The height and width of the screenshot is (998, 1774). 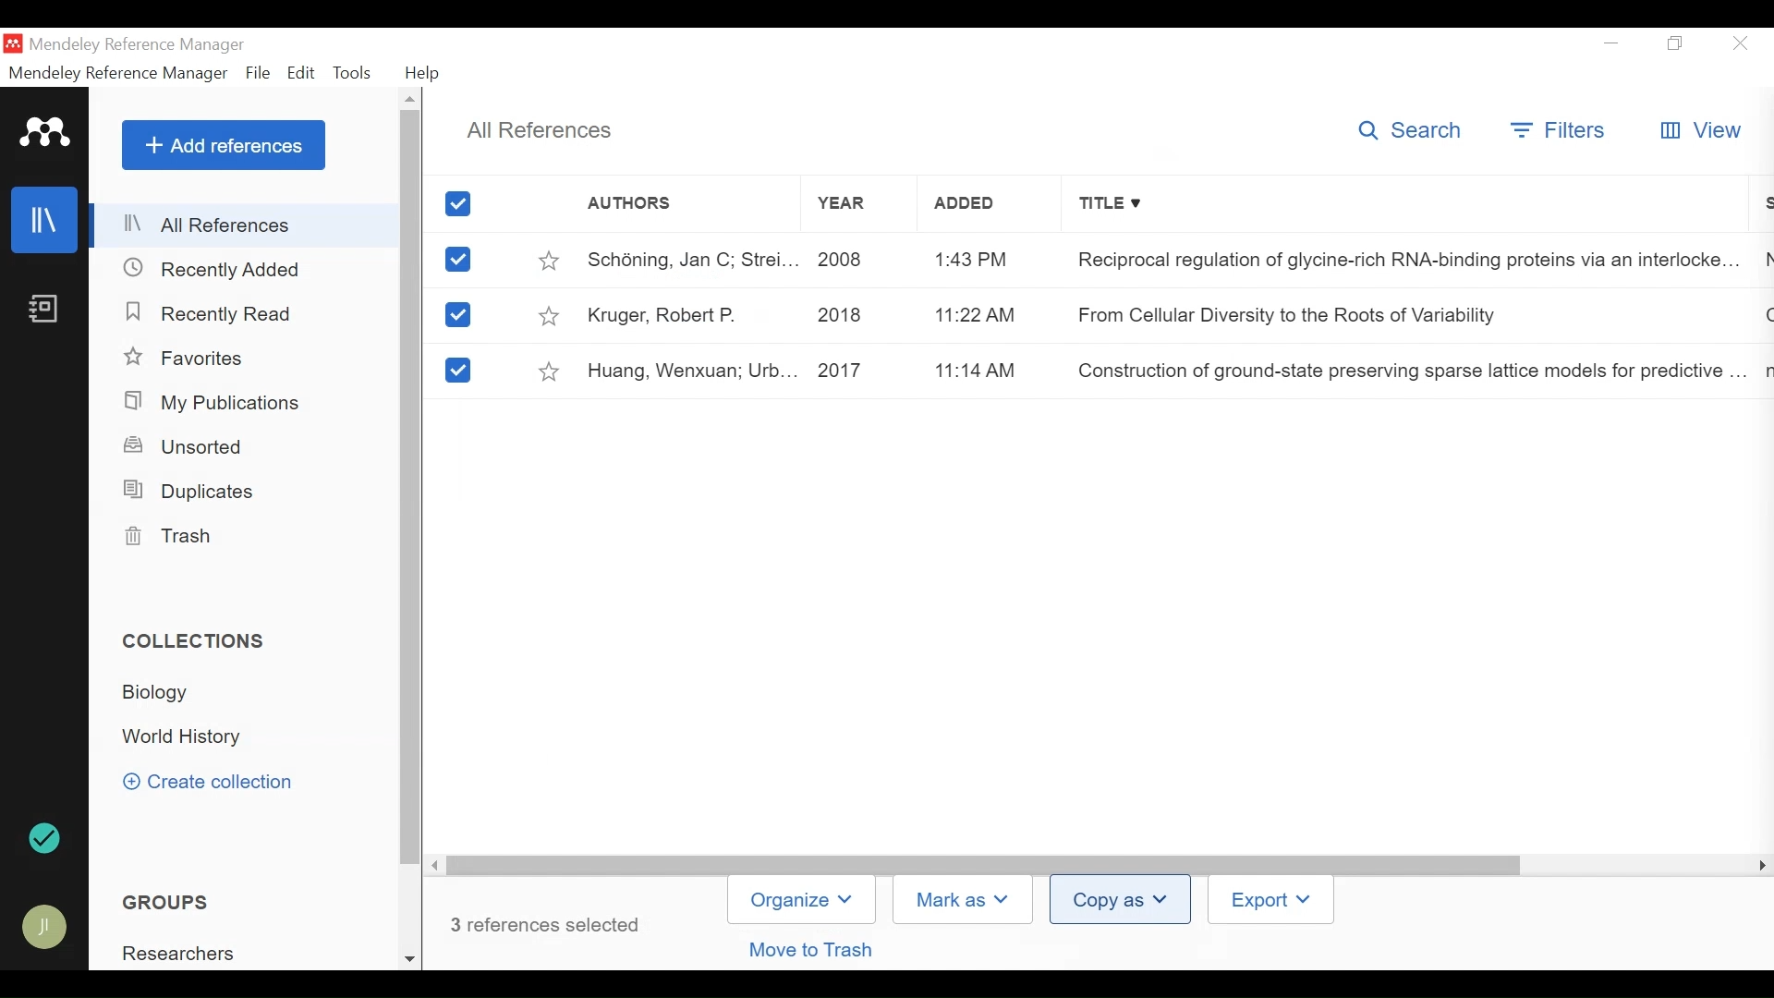 What do you see at coordinates (353, 73) in the screenshot?
I see `Tools` at bounding box center [353, 73].